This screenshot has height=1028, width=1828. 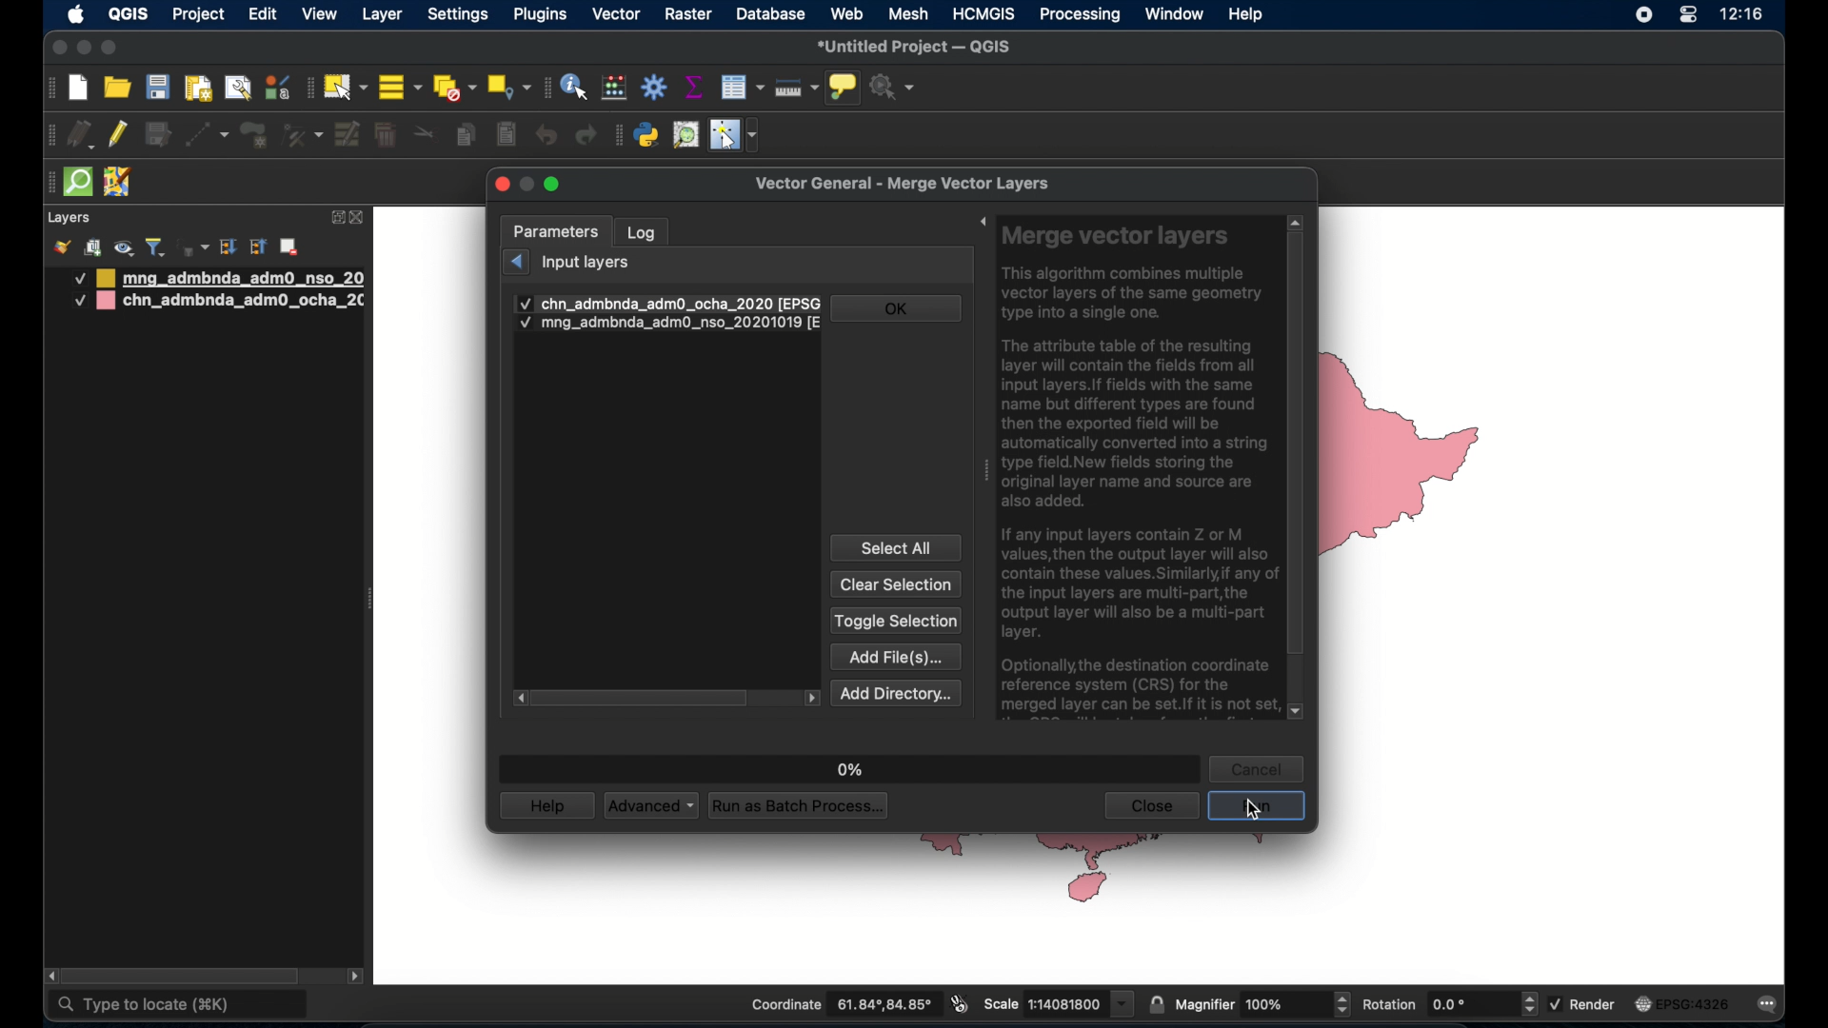 What do you see at coordinates (51, 977) in the screenshot?
I see `scroll left` at bounding box center [51, 977].